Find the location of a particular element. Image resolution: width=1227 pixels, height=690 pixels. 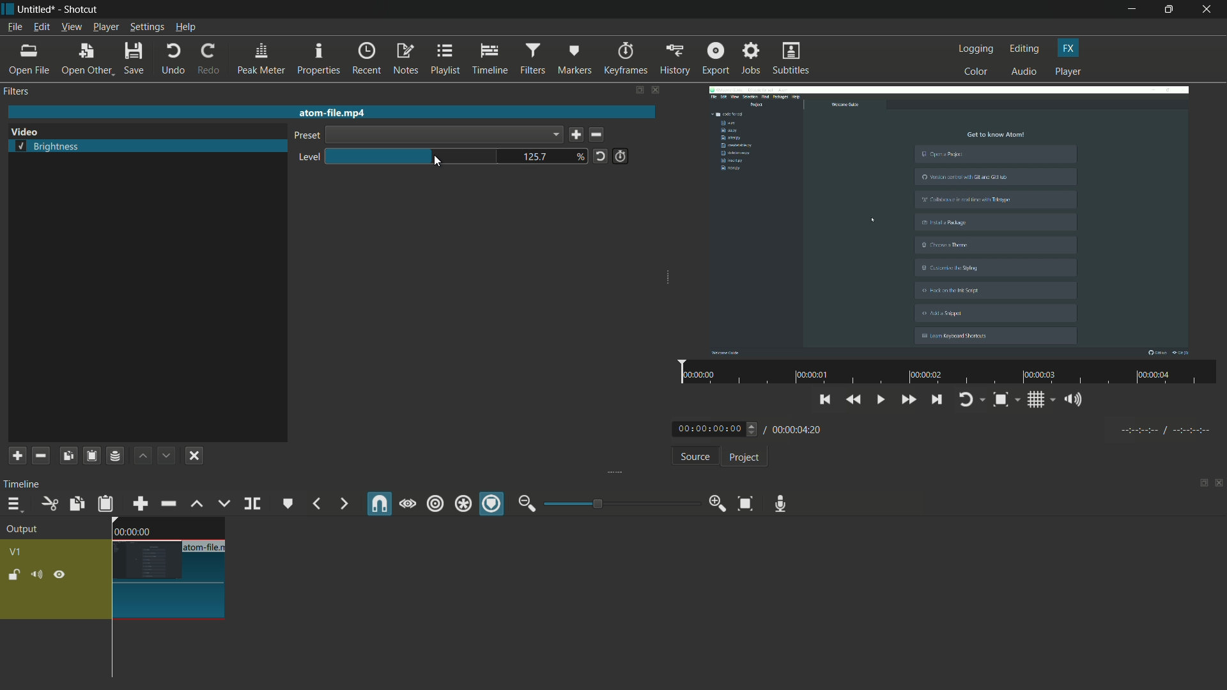

copy is located at coordinates (75, 503).